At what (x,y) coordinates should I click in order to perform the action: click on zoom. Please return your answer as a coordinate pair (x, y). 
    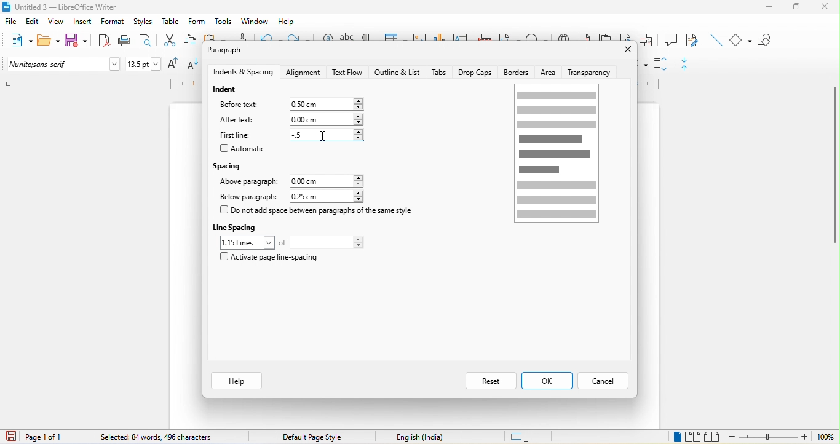
    Looking at the image, I should click on (769, 438).